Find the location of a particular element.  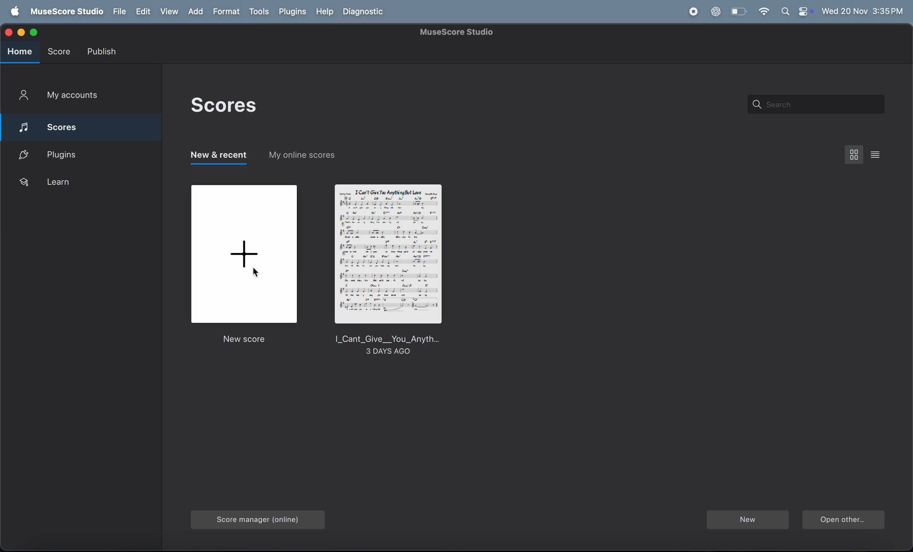

My account is located at coordinates (59, 96).